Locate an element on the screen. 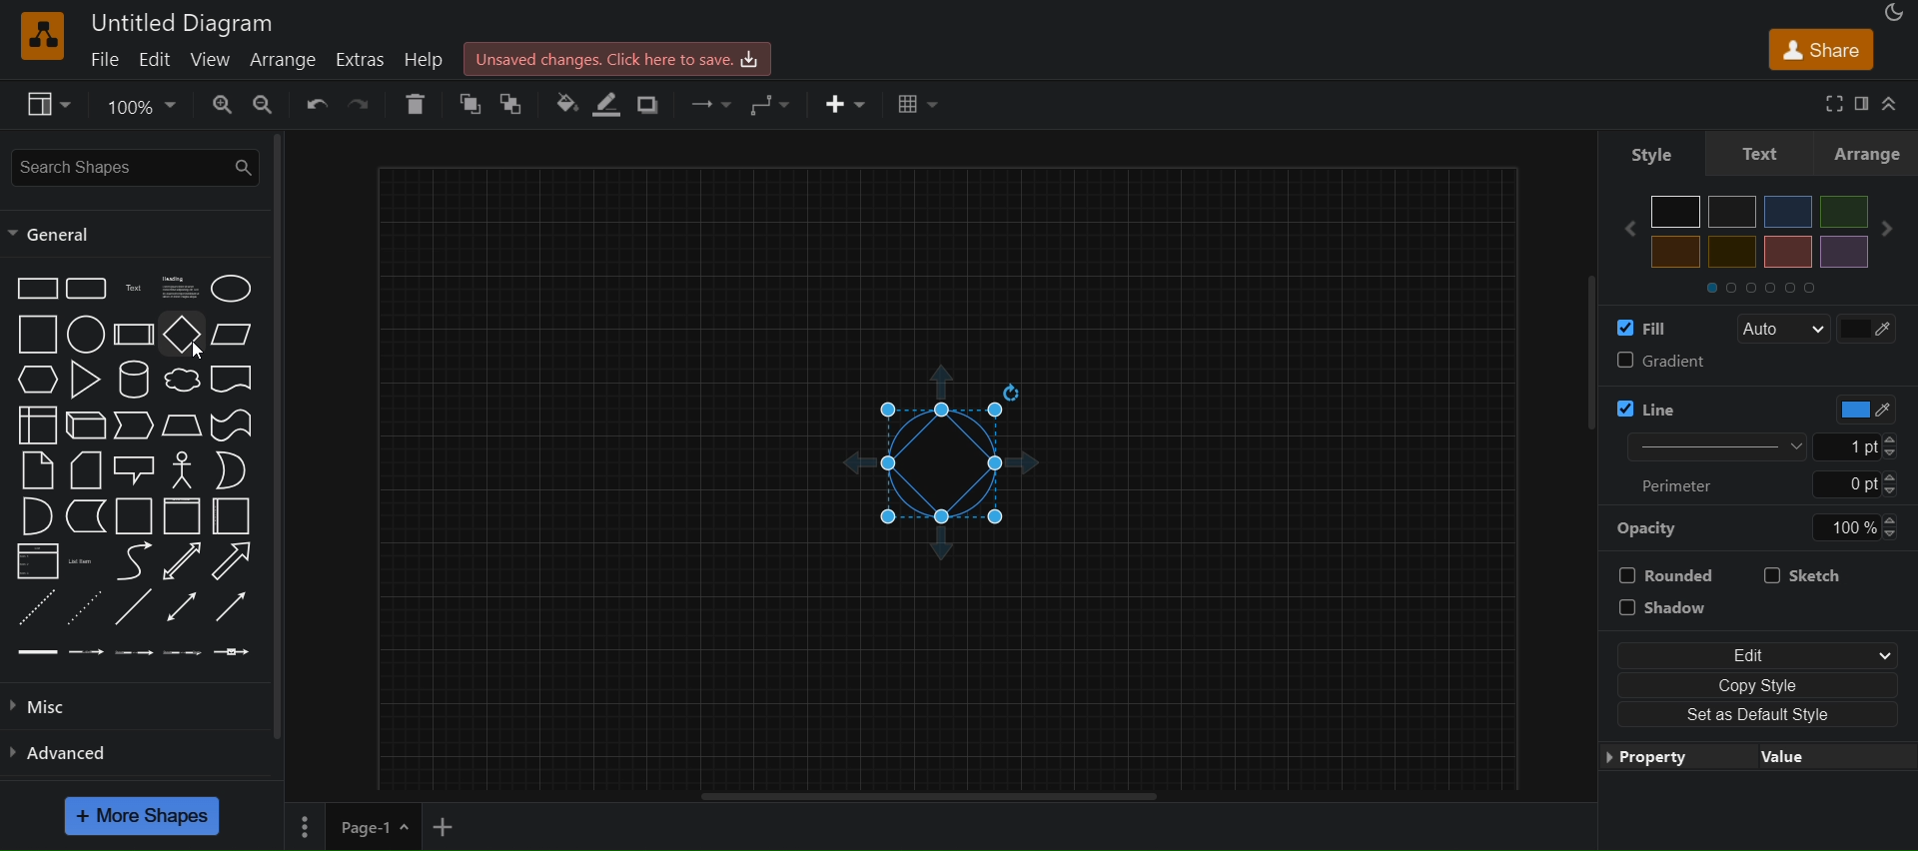  arrow is located at coordinates (232, 561).